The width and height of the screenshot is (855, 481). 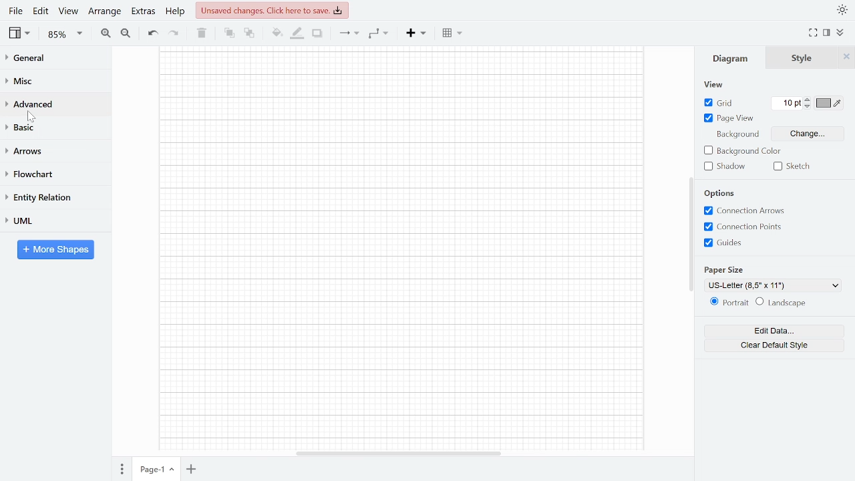 I want to click on Options, so click(x=720, y=194).